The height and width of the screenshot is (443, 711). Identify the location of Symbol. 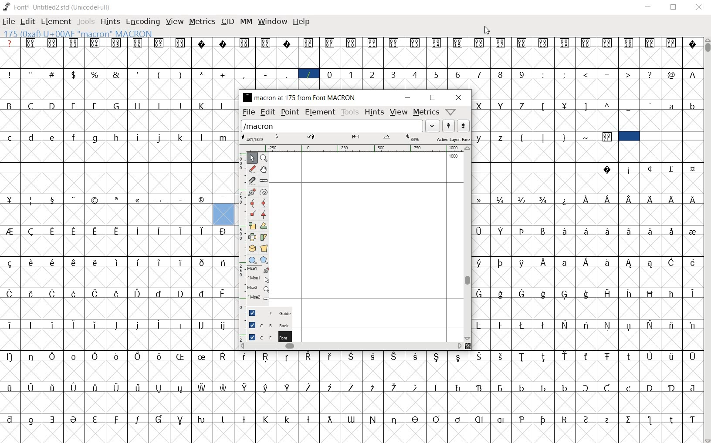
(96, 262).